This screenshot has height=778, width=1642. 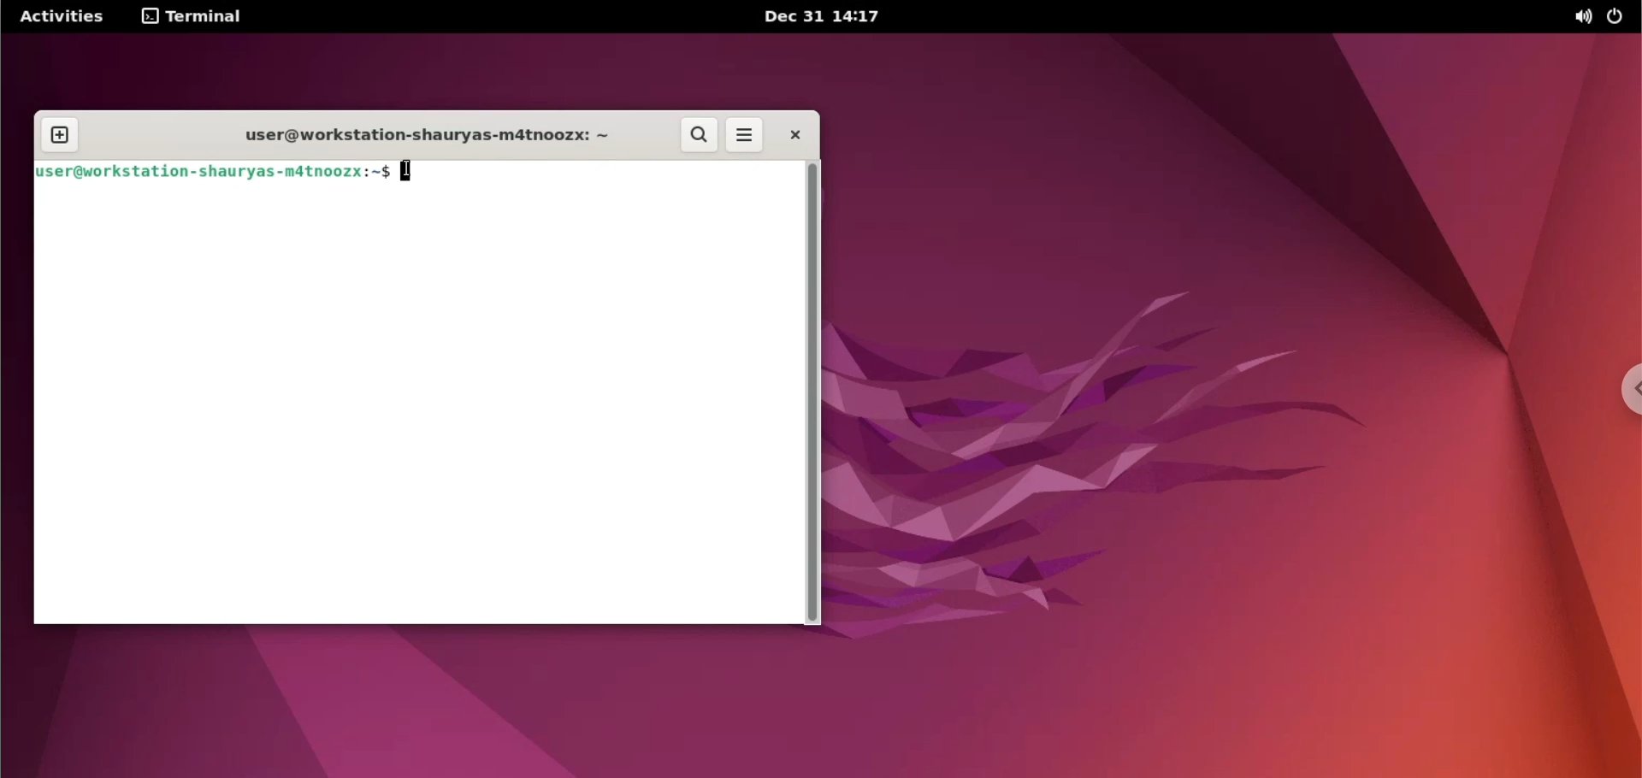 I want to click on sound options, so click(x=1584, y=19).